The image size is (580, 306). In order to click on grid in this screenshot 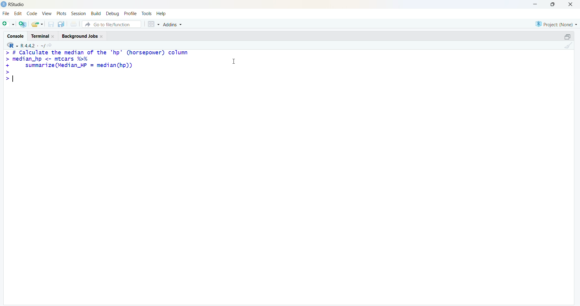, I will do `click(154, 24)`.